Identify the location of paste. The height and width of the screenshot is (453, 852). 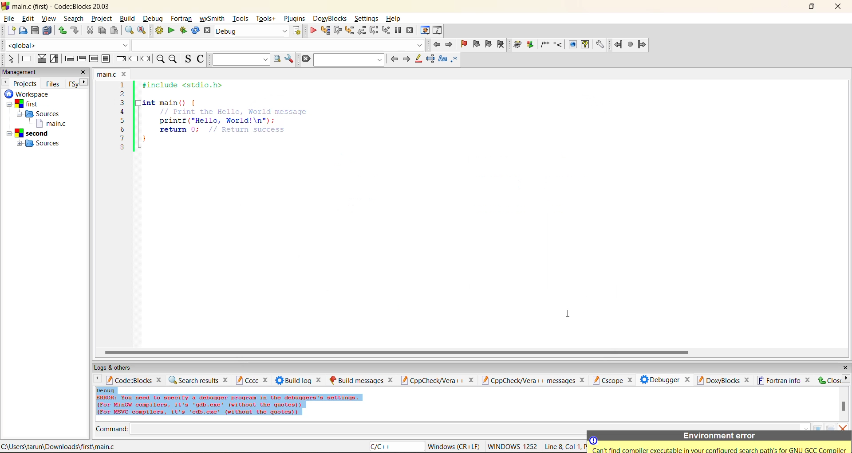
(114, 31).